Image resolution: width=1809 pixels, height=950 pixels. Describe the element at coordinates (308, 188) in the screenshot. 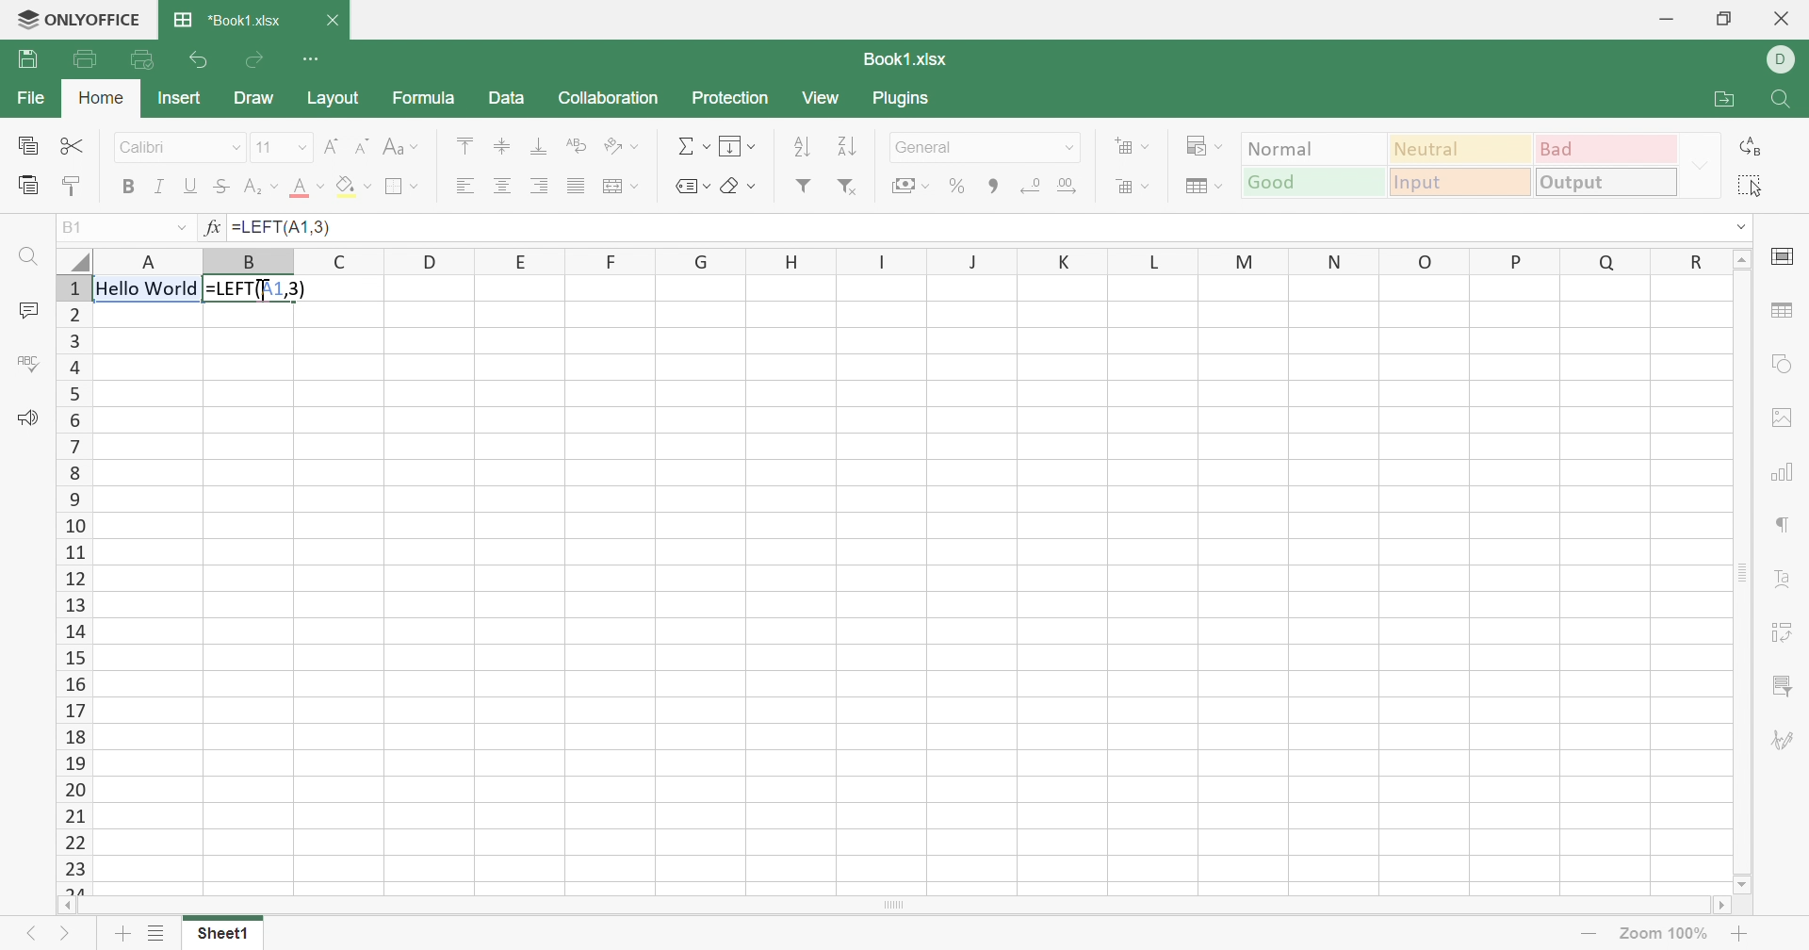

I see `Font color` at that location.